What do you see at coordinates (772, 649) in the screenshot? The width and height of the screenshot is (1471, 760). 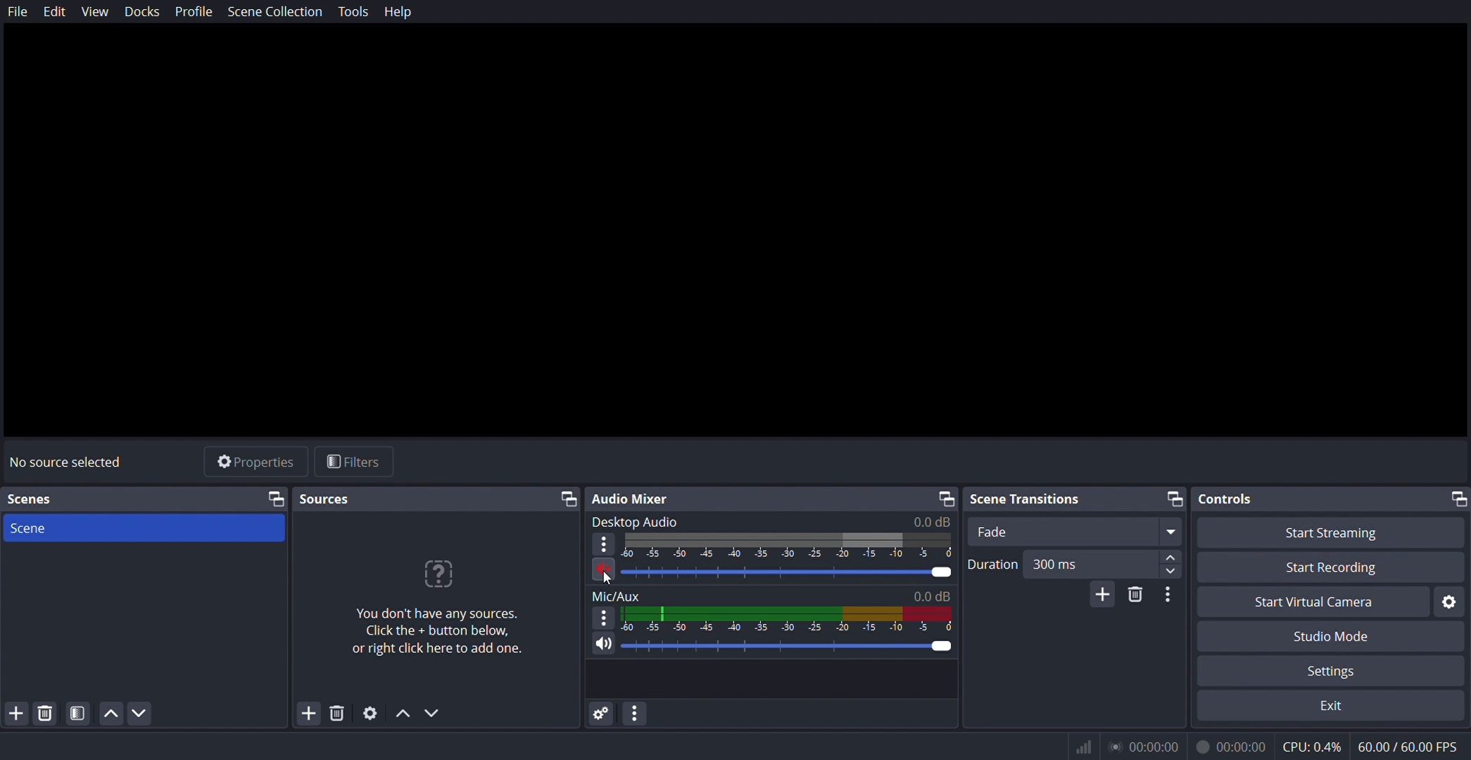 I see `volume slider` at bounding box center [772, 649].